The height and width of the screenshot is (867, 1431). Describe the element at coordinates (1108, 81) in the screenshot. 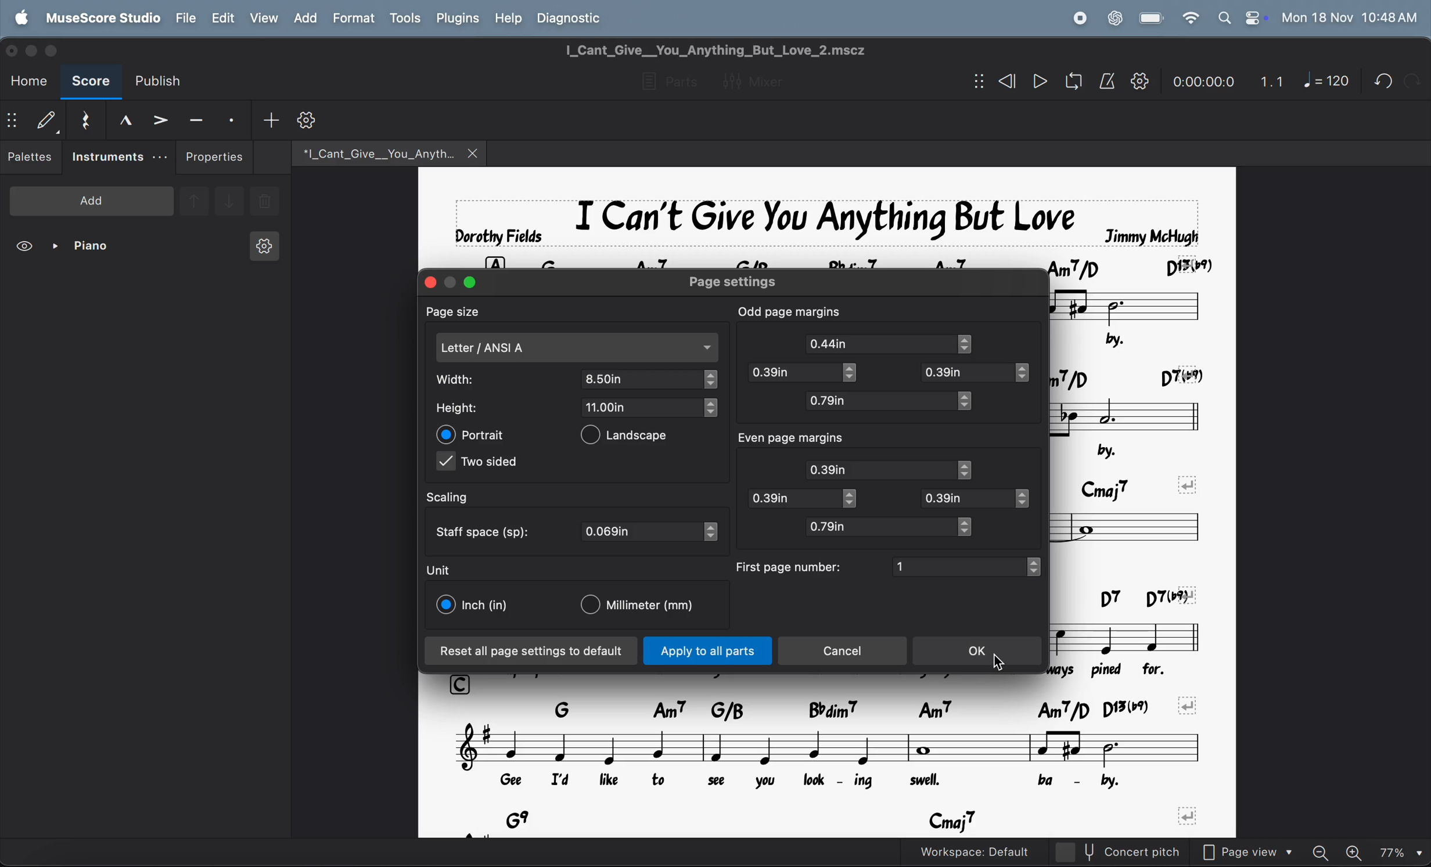

I see `metronome` at that location.